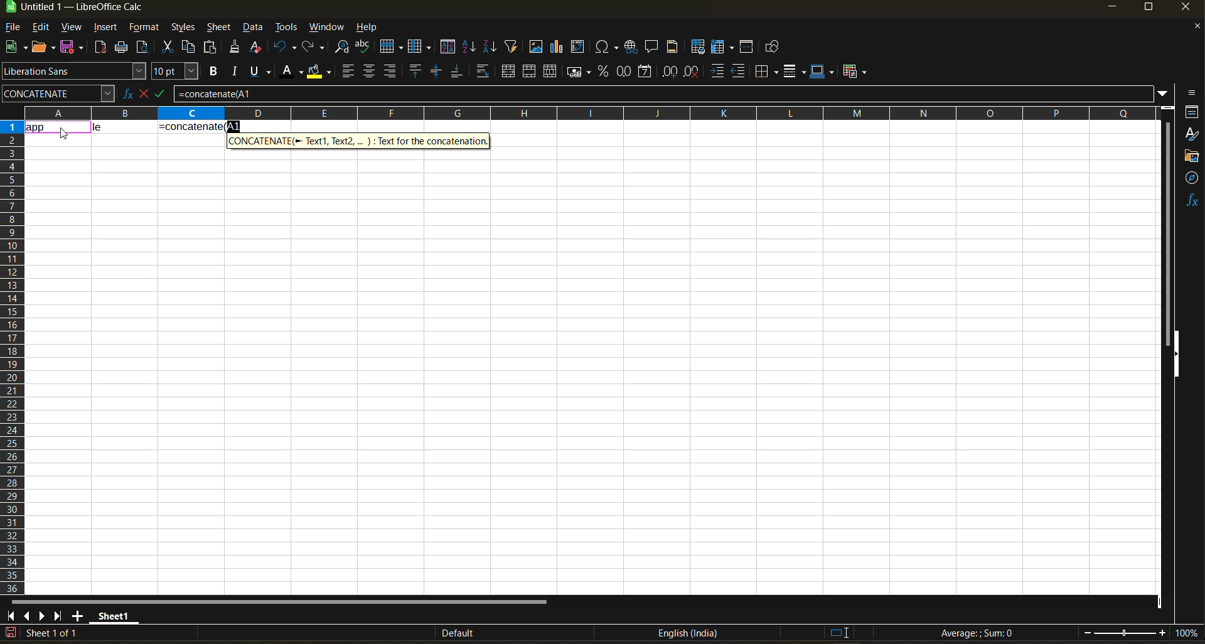 The image size is (1205, 644). Describe the element at coordinates (43, 616) in the screenshot. I see `scroll to next sheet` at that location.